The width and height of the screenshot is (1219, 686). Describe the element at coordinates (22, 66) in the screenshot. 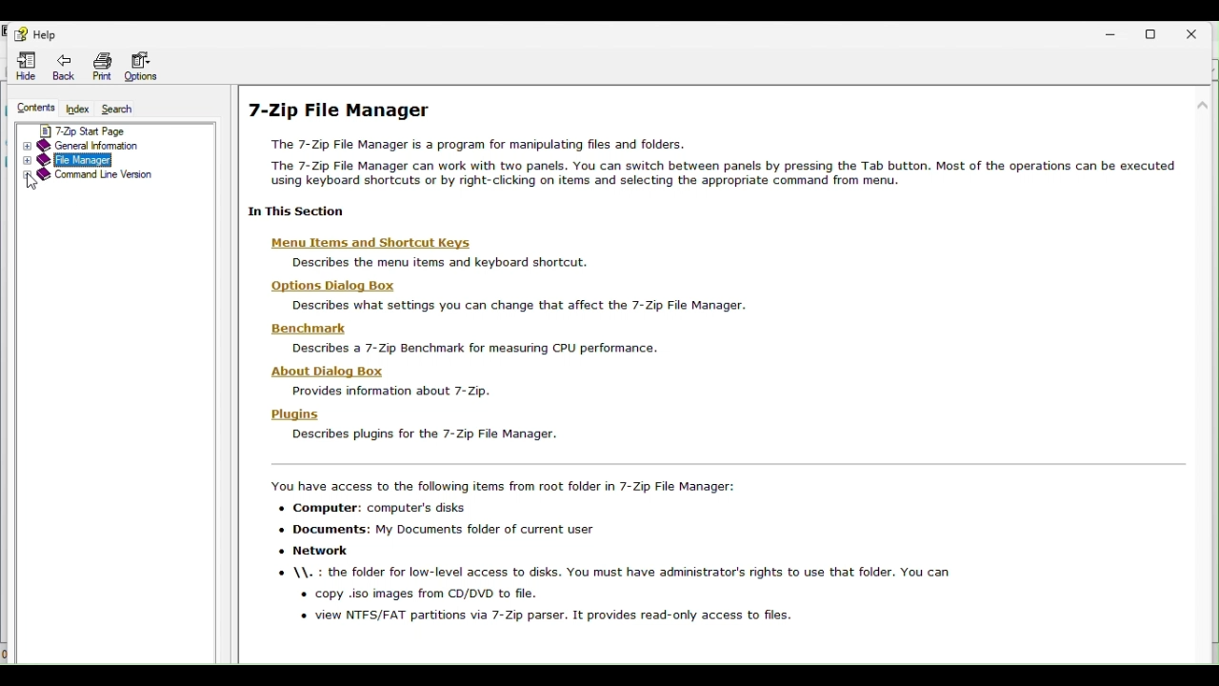

I see `Hide` at that location.